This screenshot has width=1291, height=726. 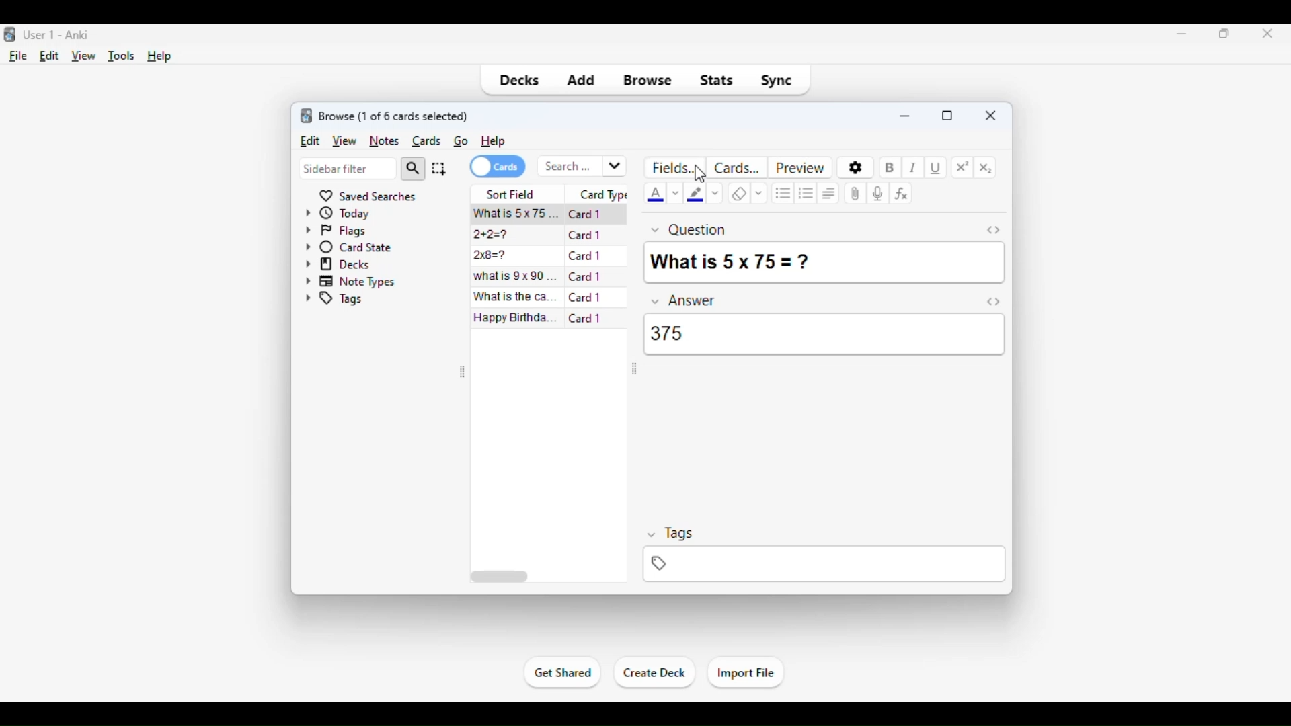 What do you see at coordinates (384, 141) in the screenshot?
I see `notes` at bounding box center [384, 141].